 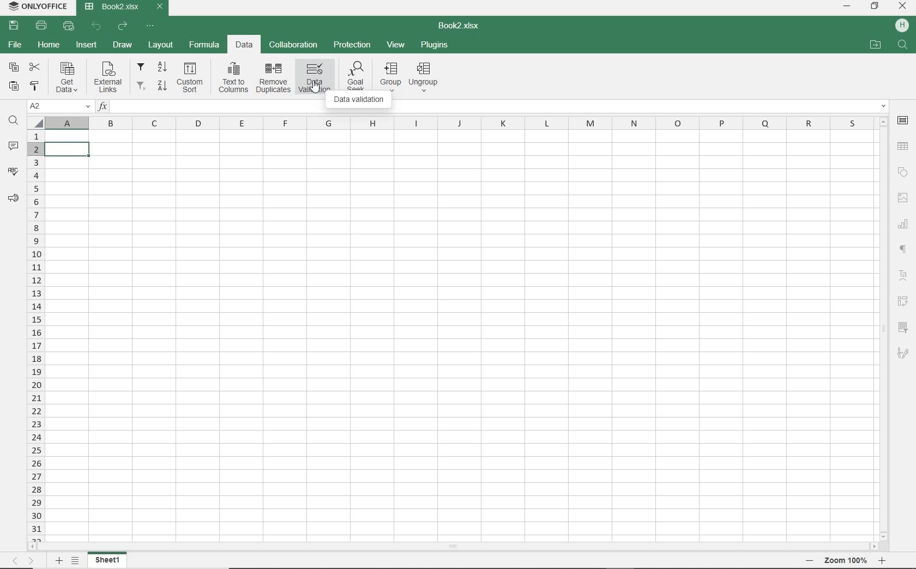 I want to click on CUSTOMIZE QUICK ACCESS TOOLBAR, so click(x=151, y=27).